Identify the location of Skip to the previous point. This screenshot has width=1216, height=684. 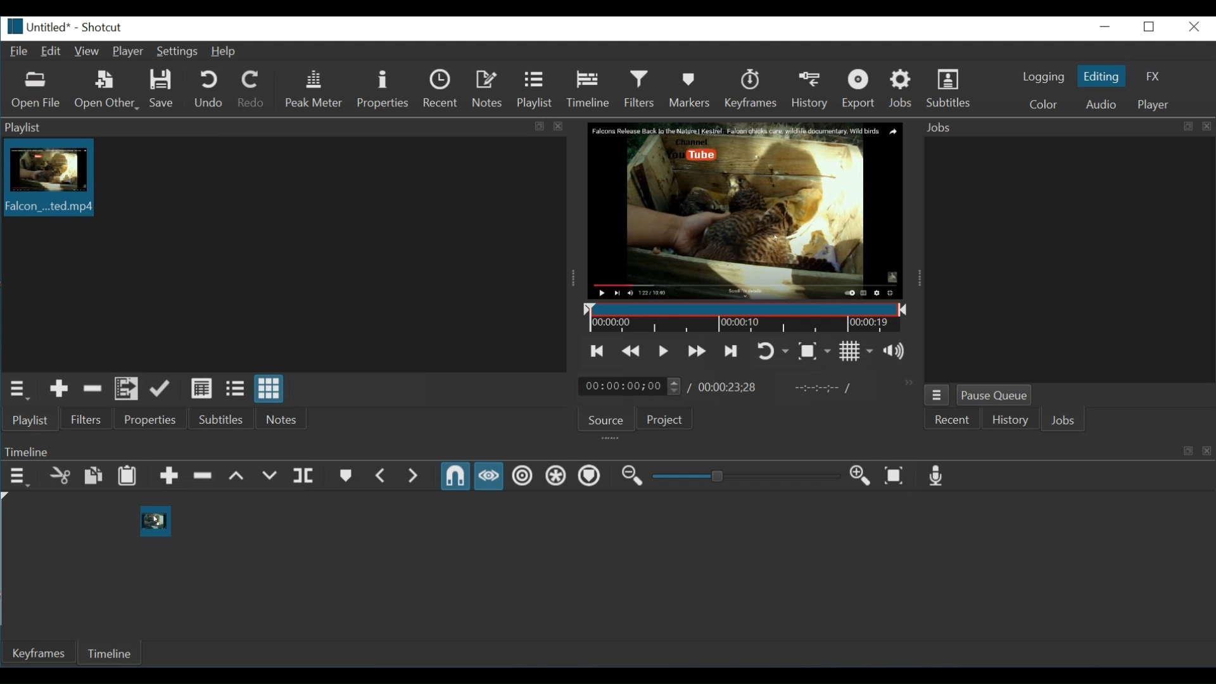
(598, 351).